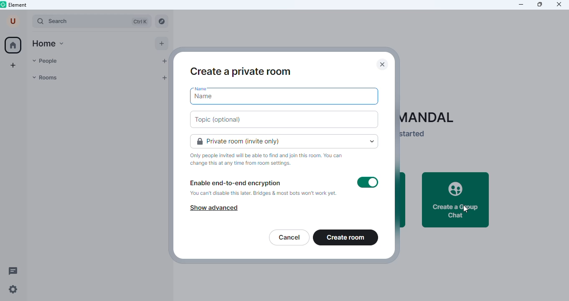  Describe the element at coordinates (13, 22) in the screenshot. I see `account` at that location.